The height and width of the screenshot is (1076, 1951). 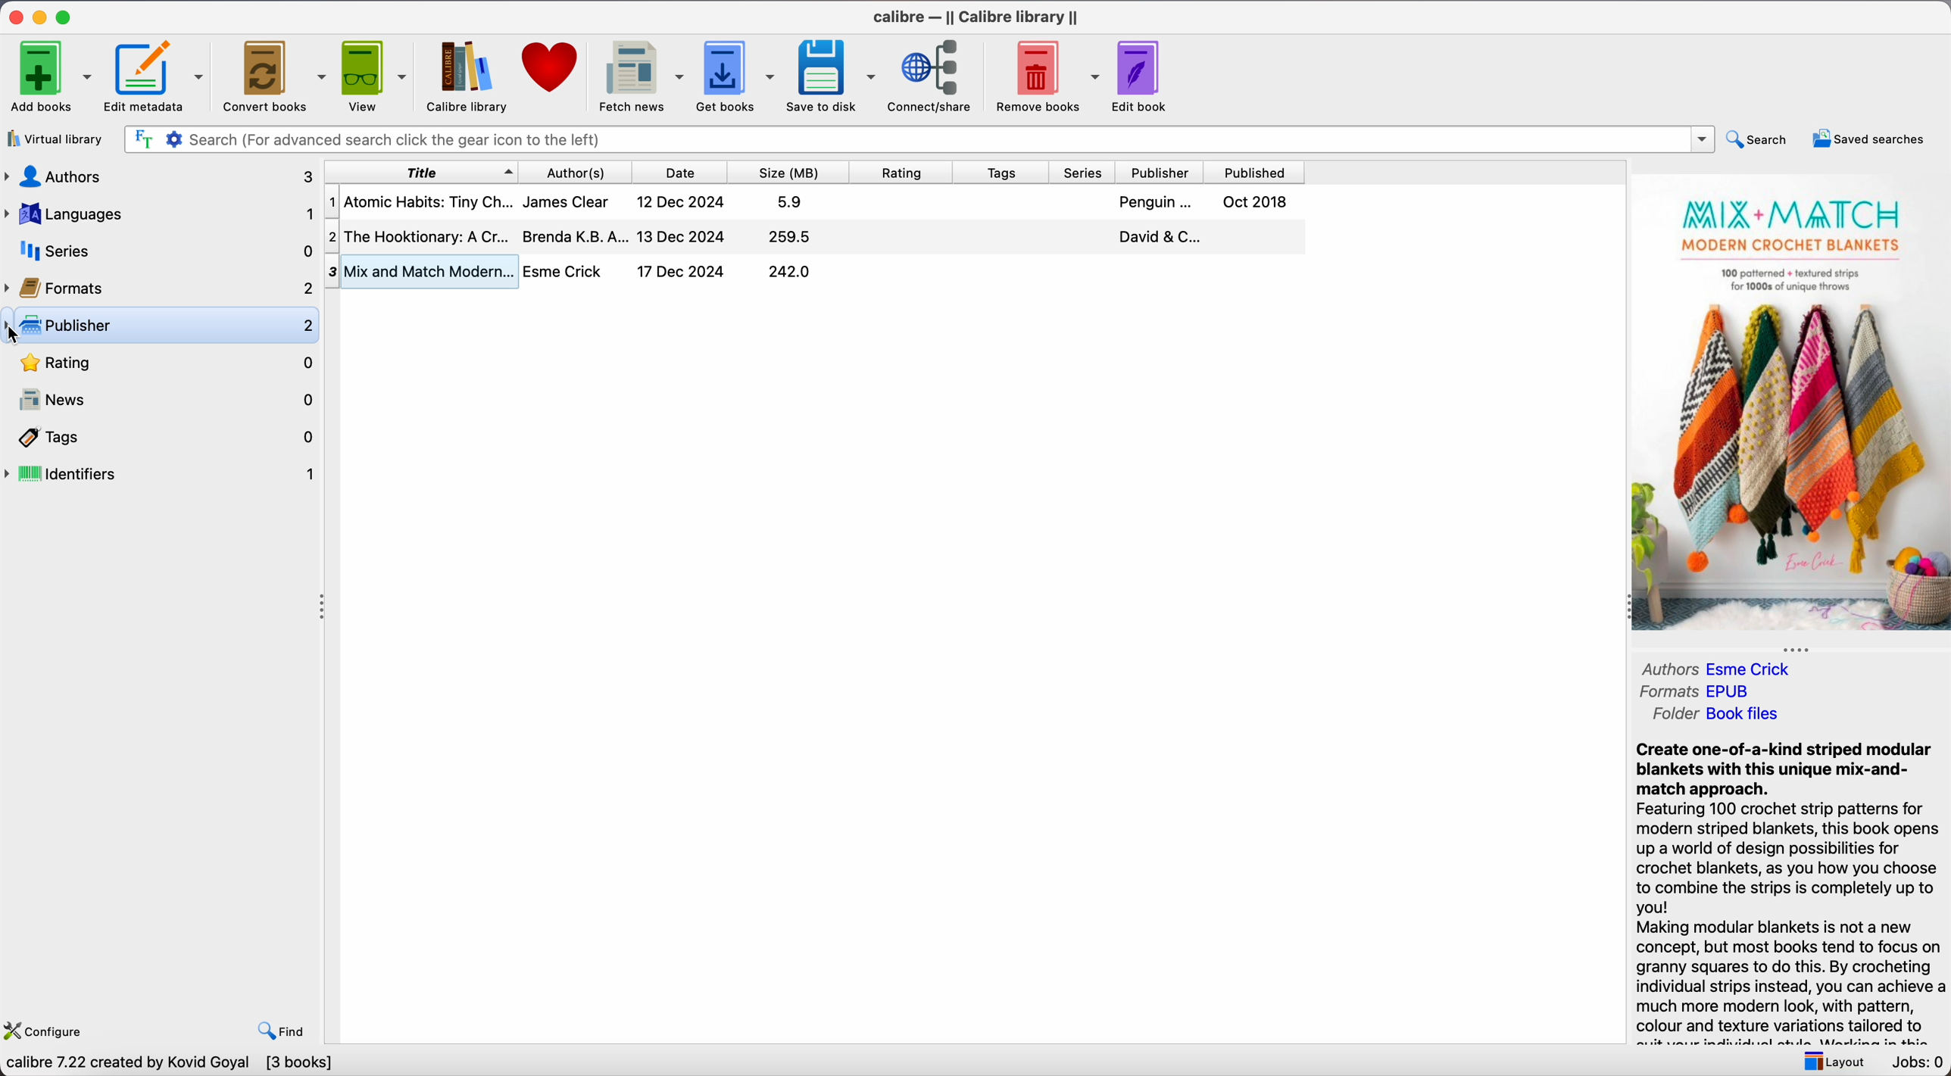 I want to click on formats EPUB, so click(x=1702, y=691).